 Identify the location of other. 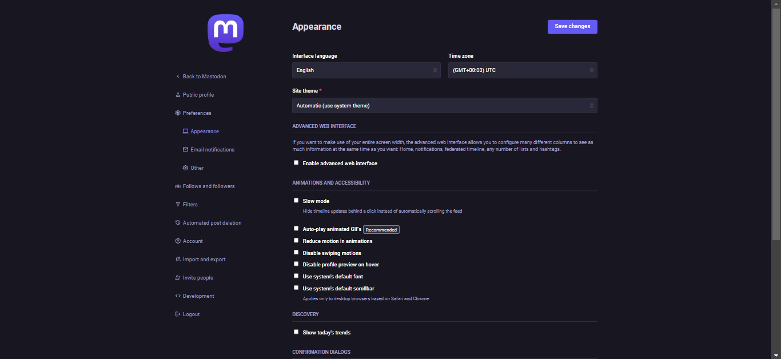
(196, 168).